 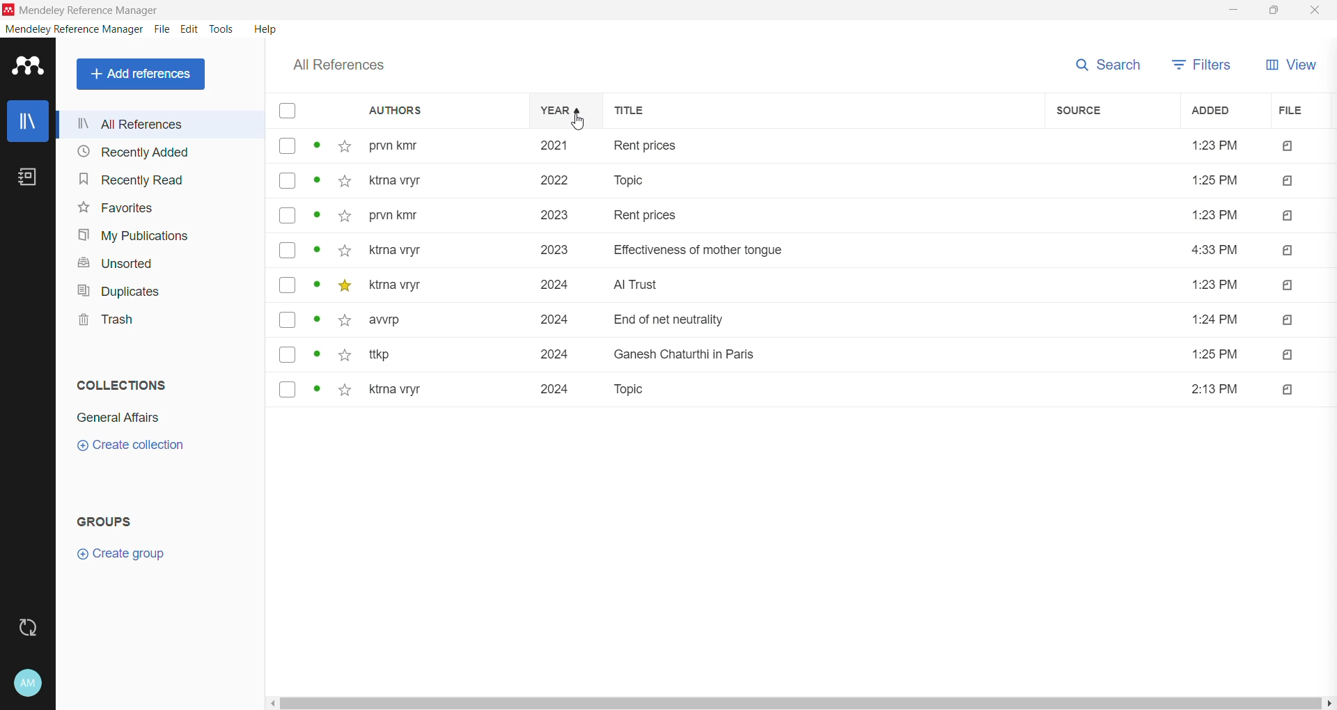 I want to click on file type, so click(x=1290, y=354).